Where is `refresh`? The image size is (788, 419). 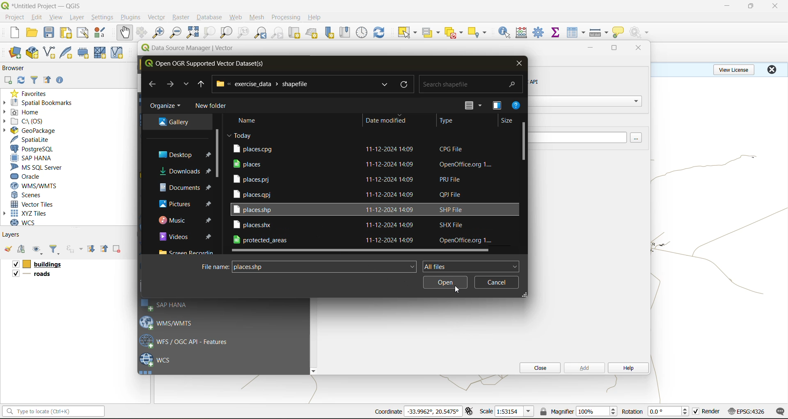
refresh is located at coordinates (19, 81).